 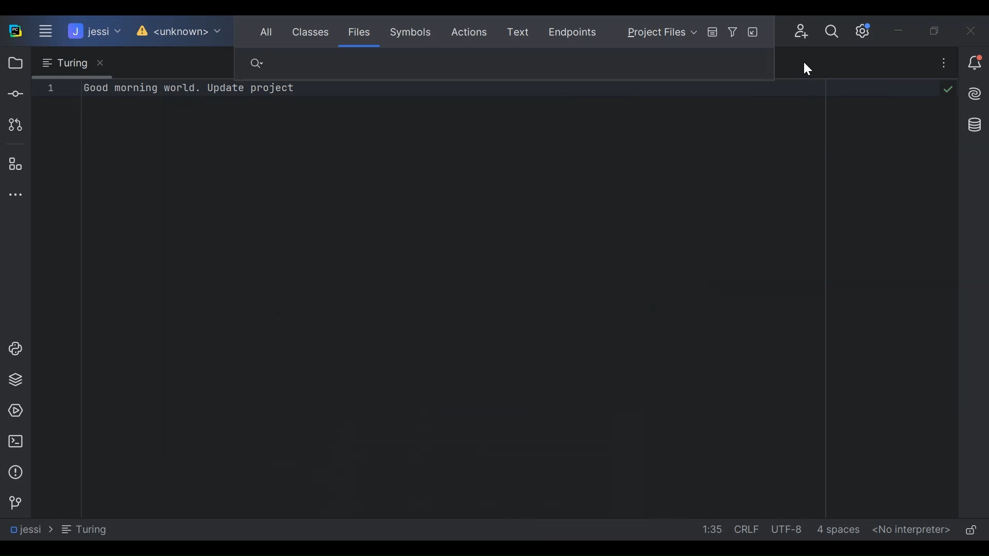 I want to click on Symbols, so click(x=412, y=32).